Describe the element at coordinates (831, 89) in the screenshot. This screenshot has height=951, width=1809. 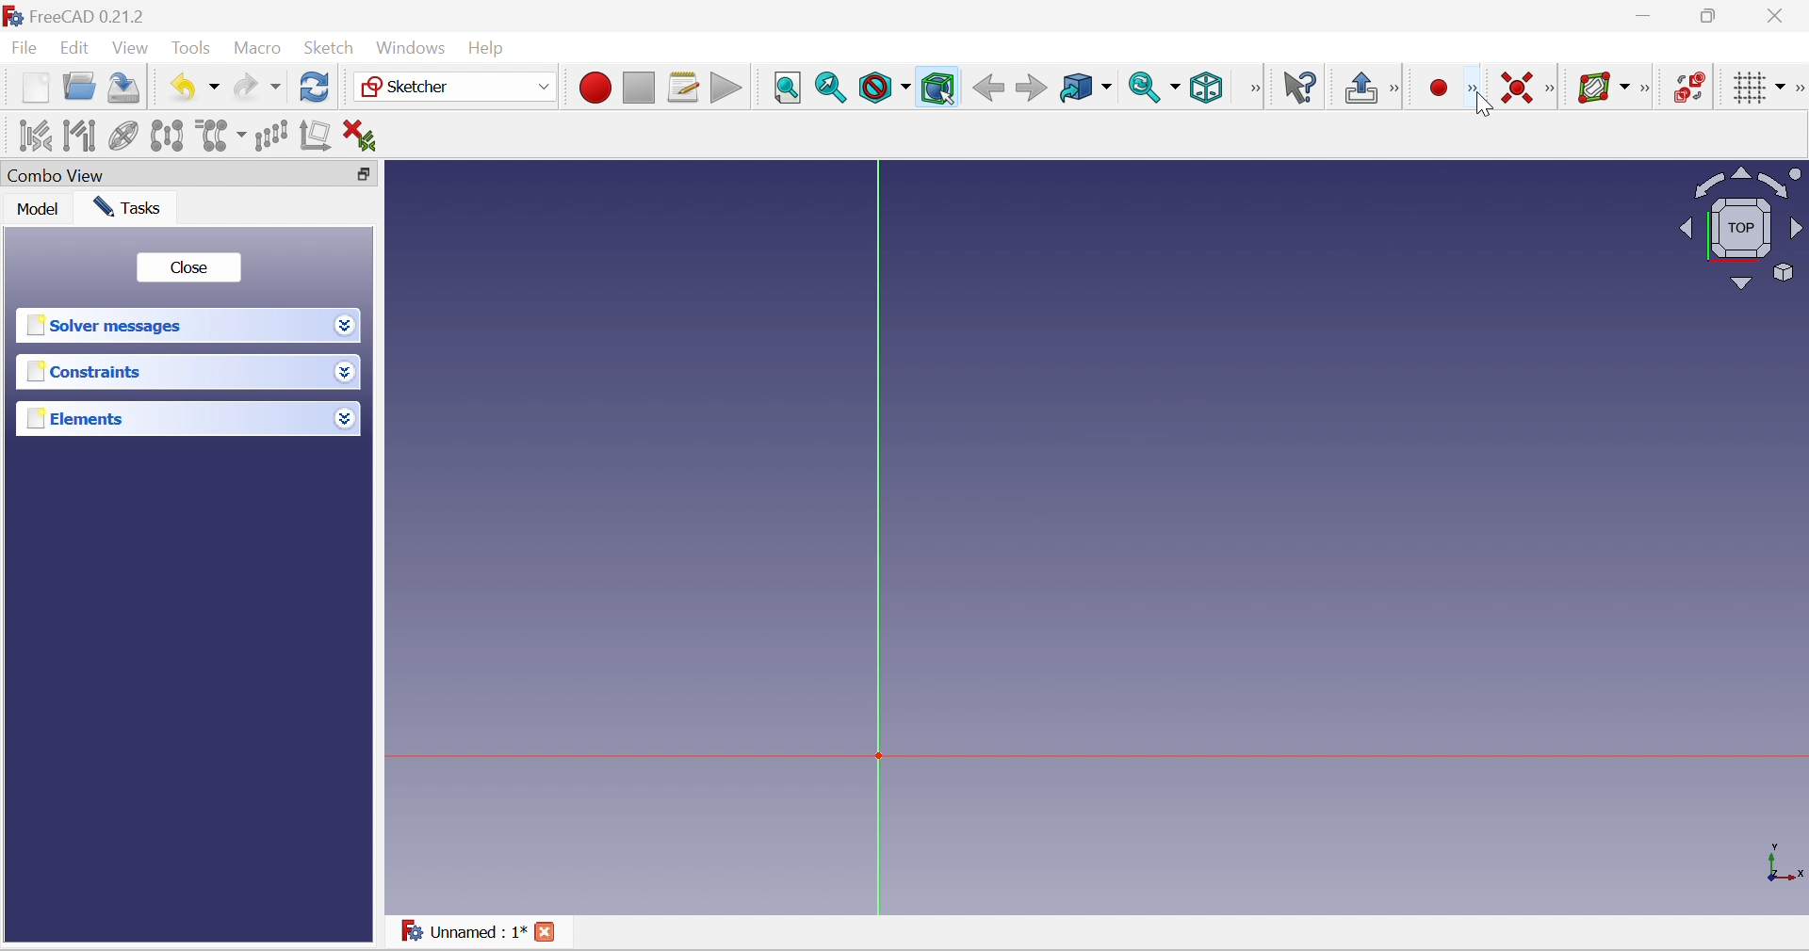
I see `Fit selection` at that location.